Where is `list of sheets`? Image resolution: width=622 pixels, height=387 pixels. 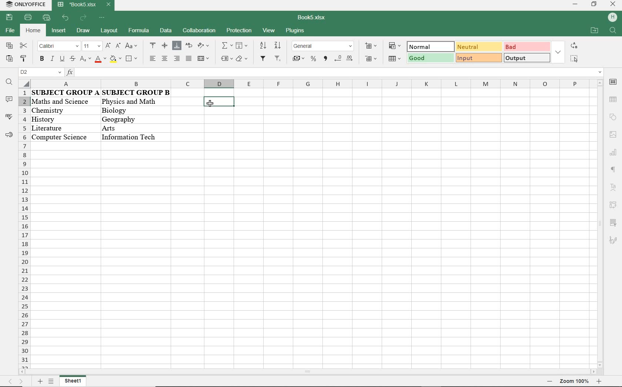
list of sheets is located at coordinates (51, 382).